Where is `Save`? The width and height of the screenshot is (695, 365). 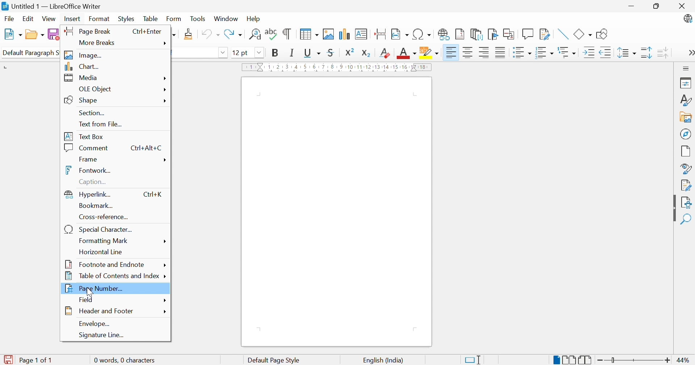 Save is located at coordinates (8, 360).